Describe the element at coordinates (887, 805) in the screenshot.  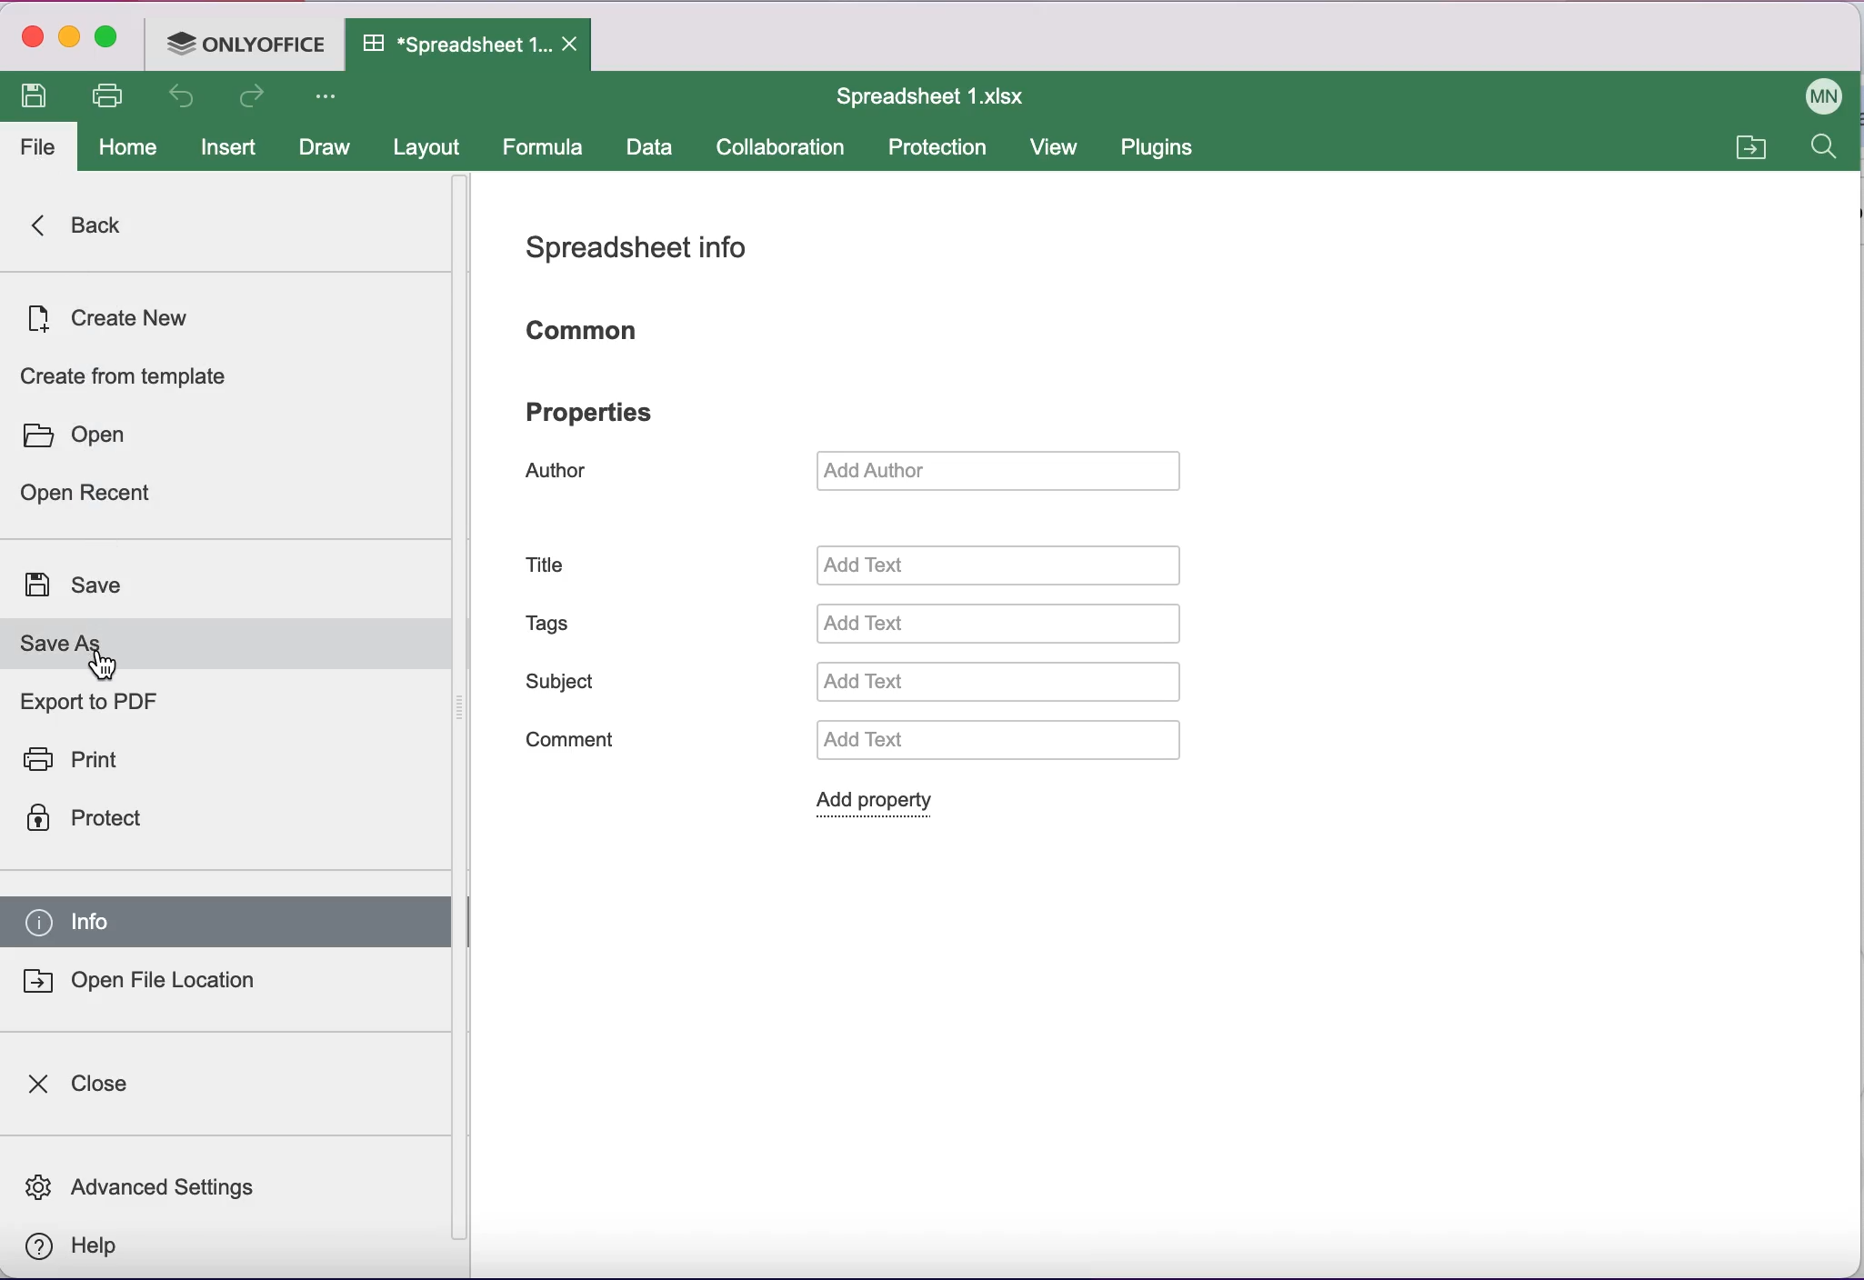
I see `add property` at that location.